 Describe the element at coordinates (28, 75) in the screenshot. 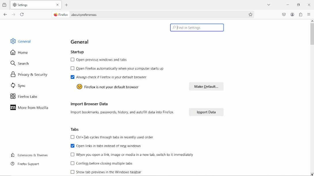

I see `privacy & security` at that location.